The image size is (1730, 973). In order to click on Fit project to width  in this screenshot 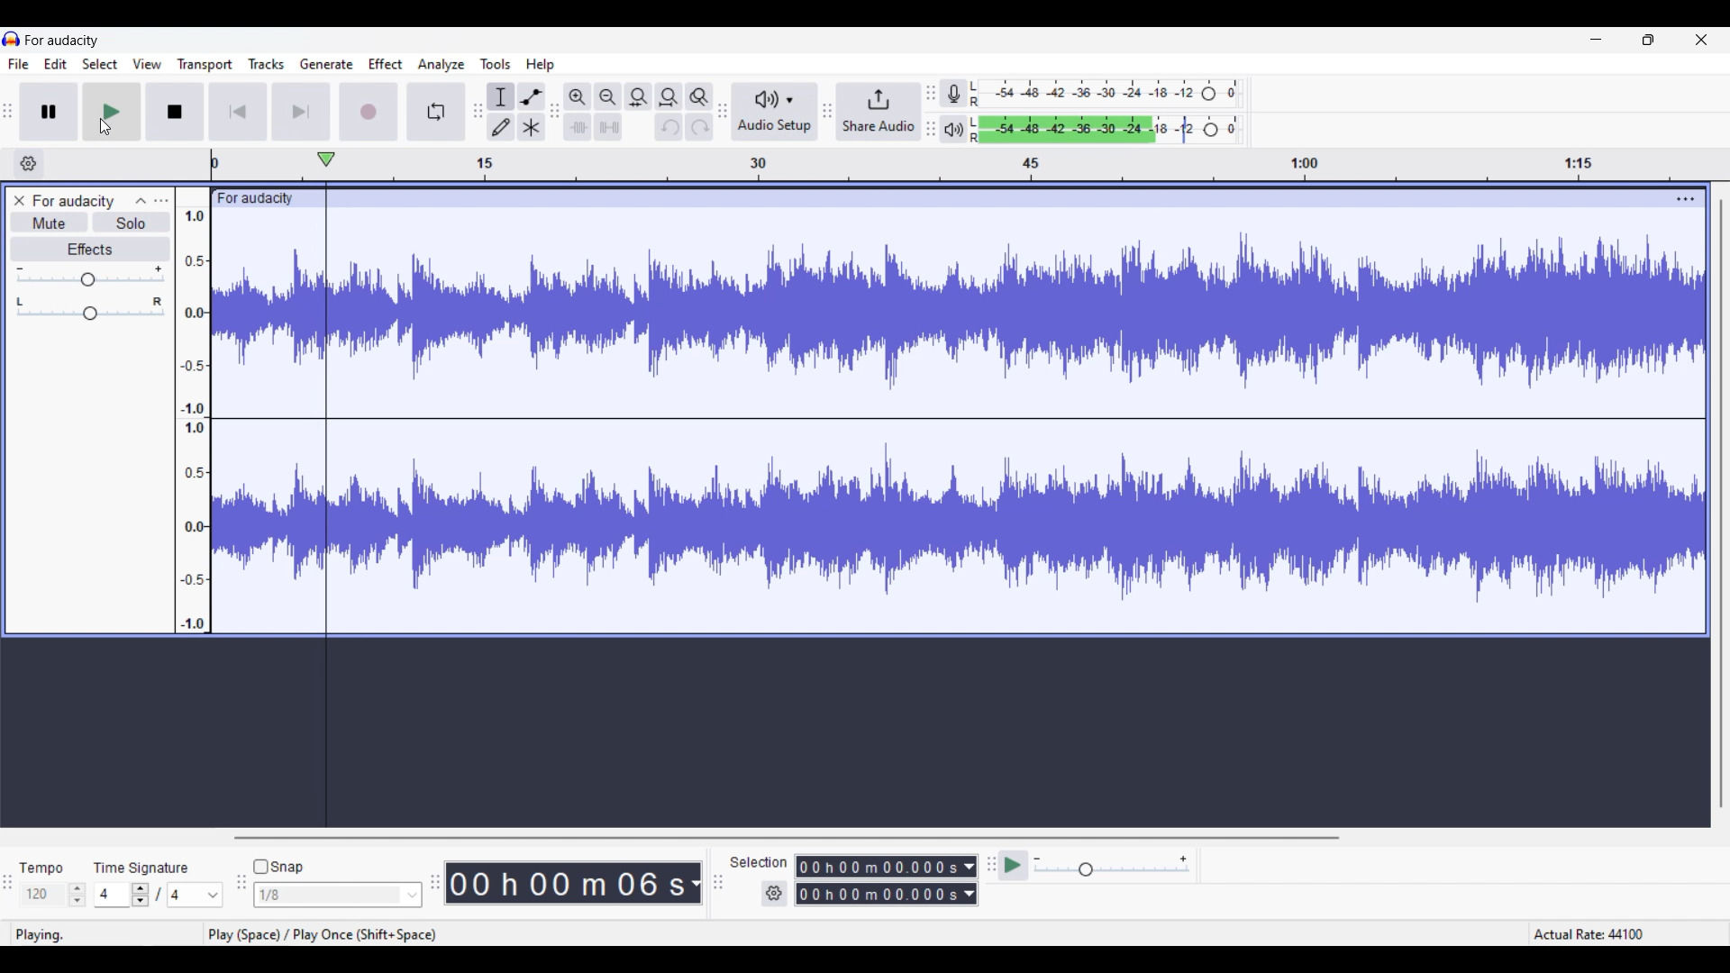, I will do `click(669, 97)`.